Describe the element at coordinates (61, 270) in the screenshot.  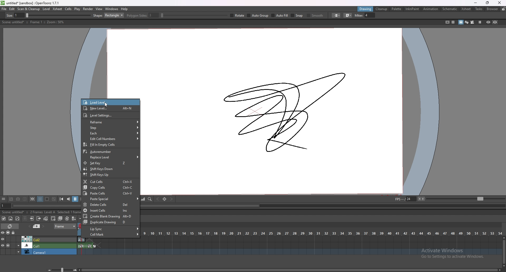
I see `zoom` at that location.